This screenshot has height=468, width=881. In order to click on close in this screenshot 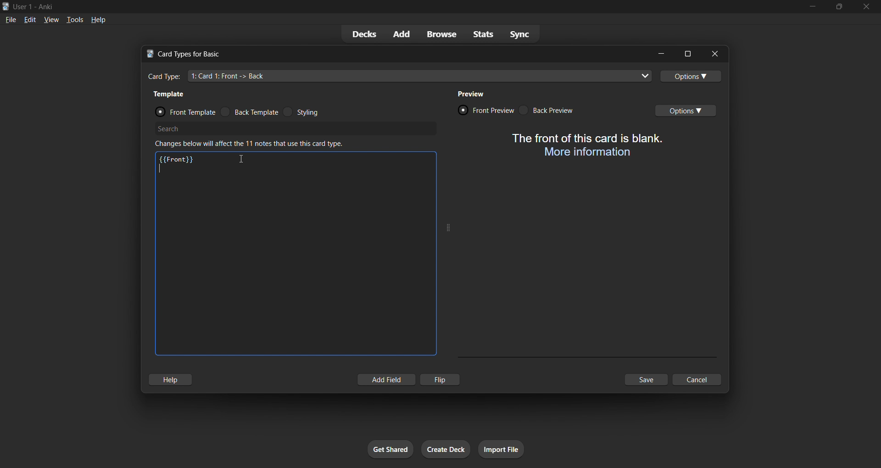, I will do `click(866, 7)`.